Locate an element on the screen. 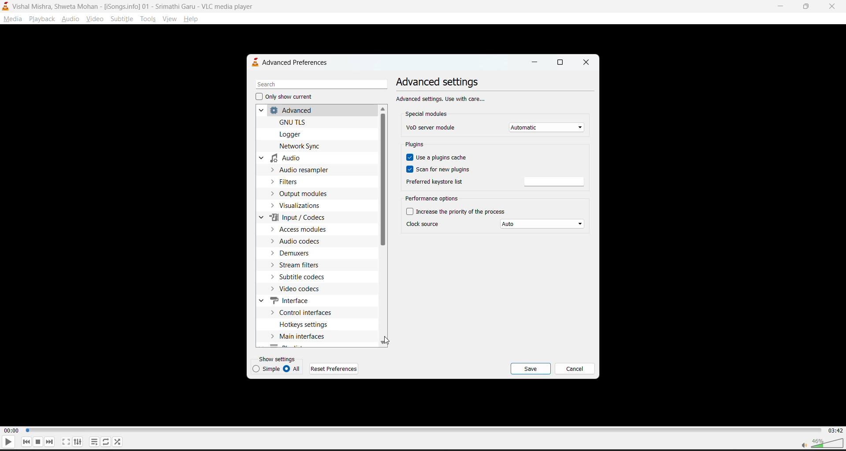  automatic is located at coordinates (548, 128).